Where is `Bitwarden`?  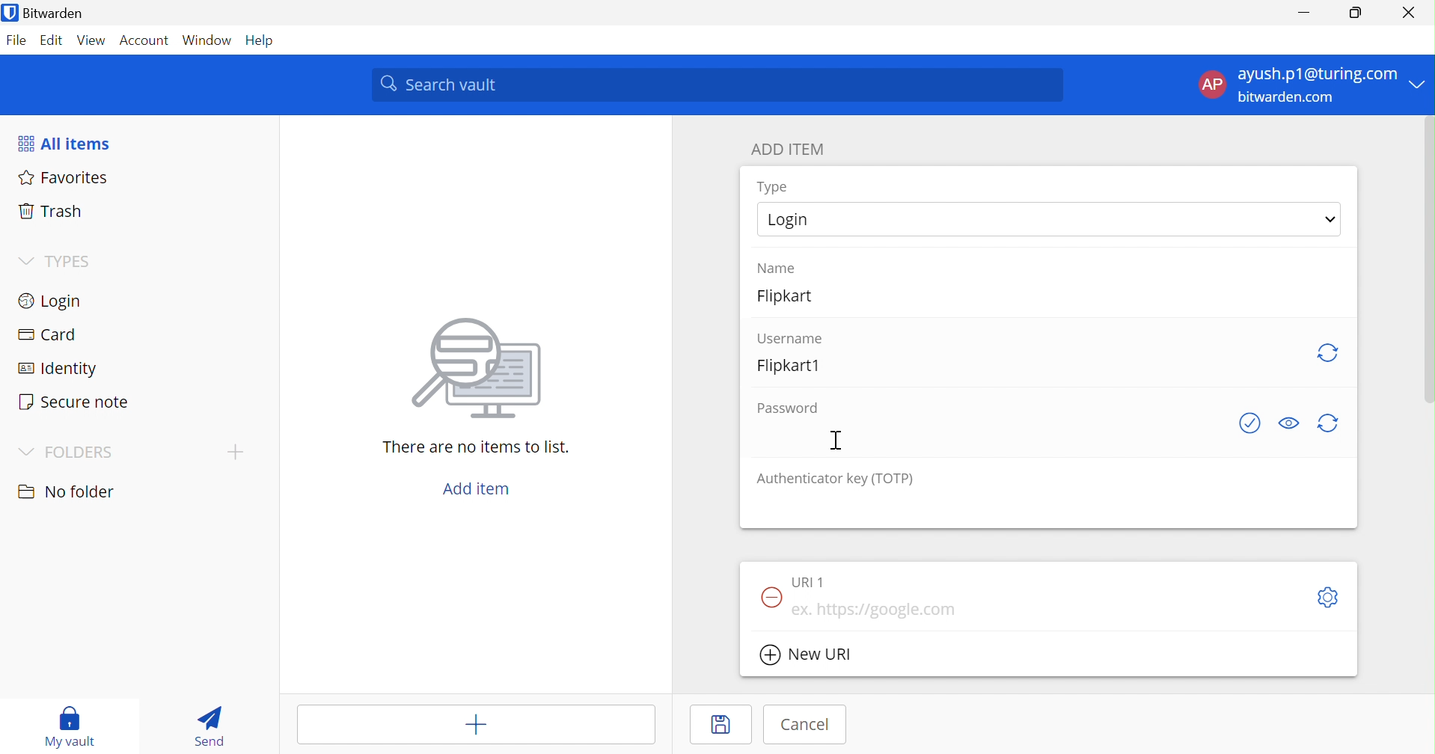 Bitwarden is located at coordinates (55, 14).